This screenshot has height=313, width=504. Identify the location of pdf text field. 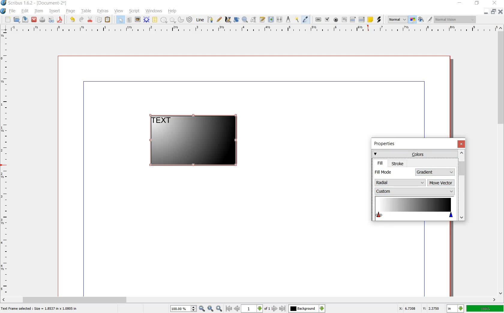
(344, 19).